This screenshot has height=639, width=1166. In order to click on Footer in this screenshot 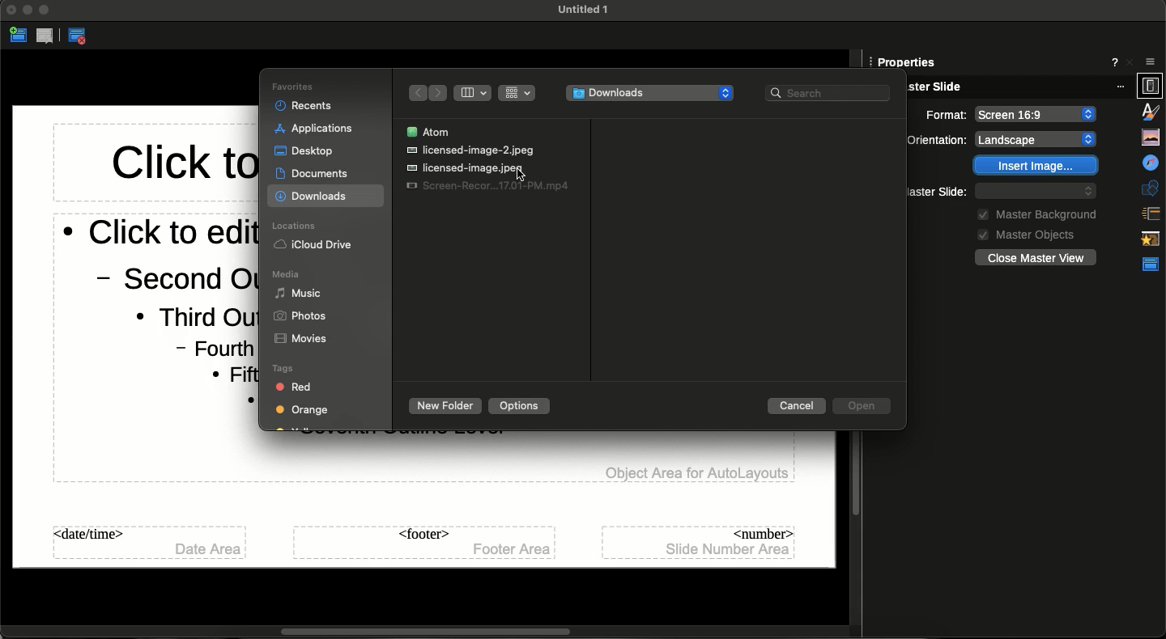, I will do `click(425, 542)`.